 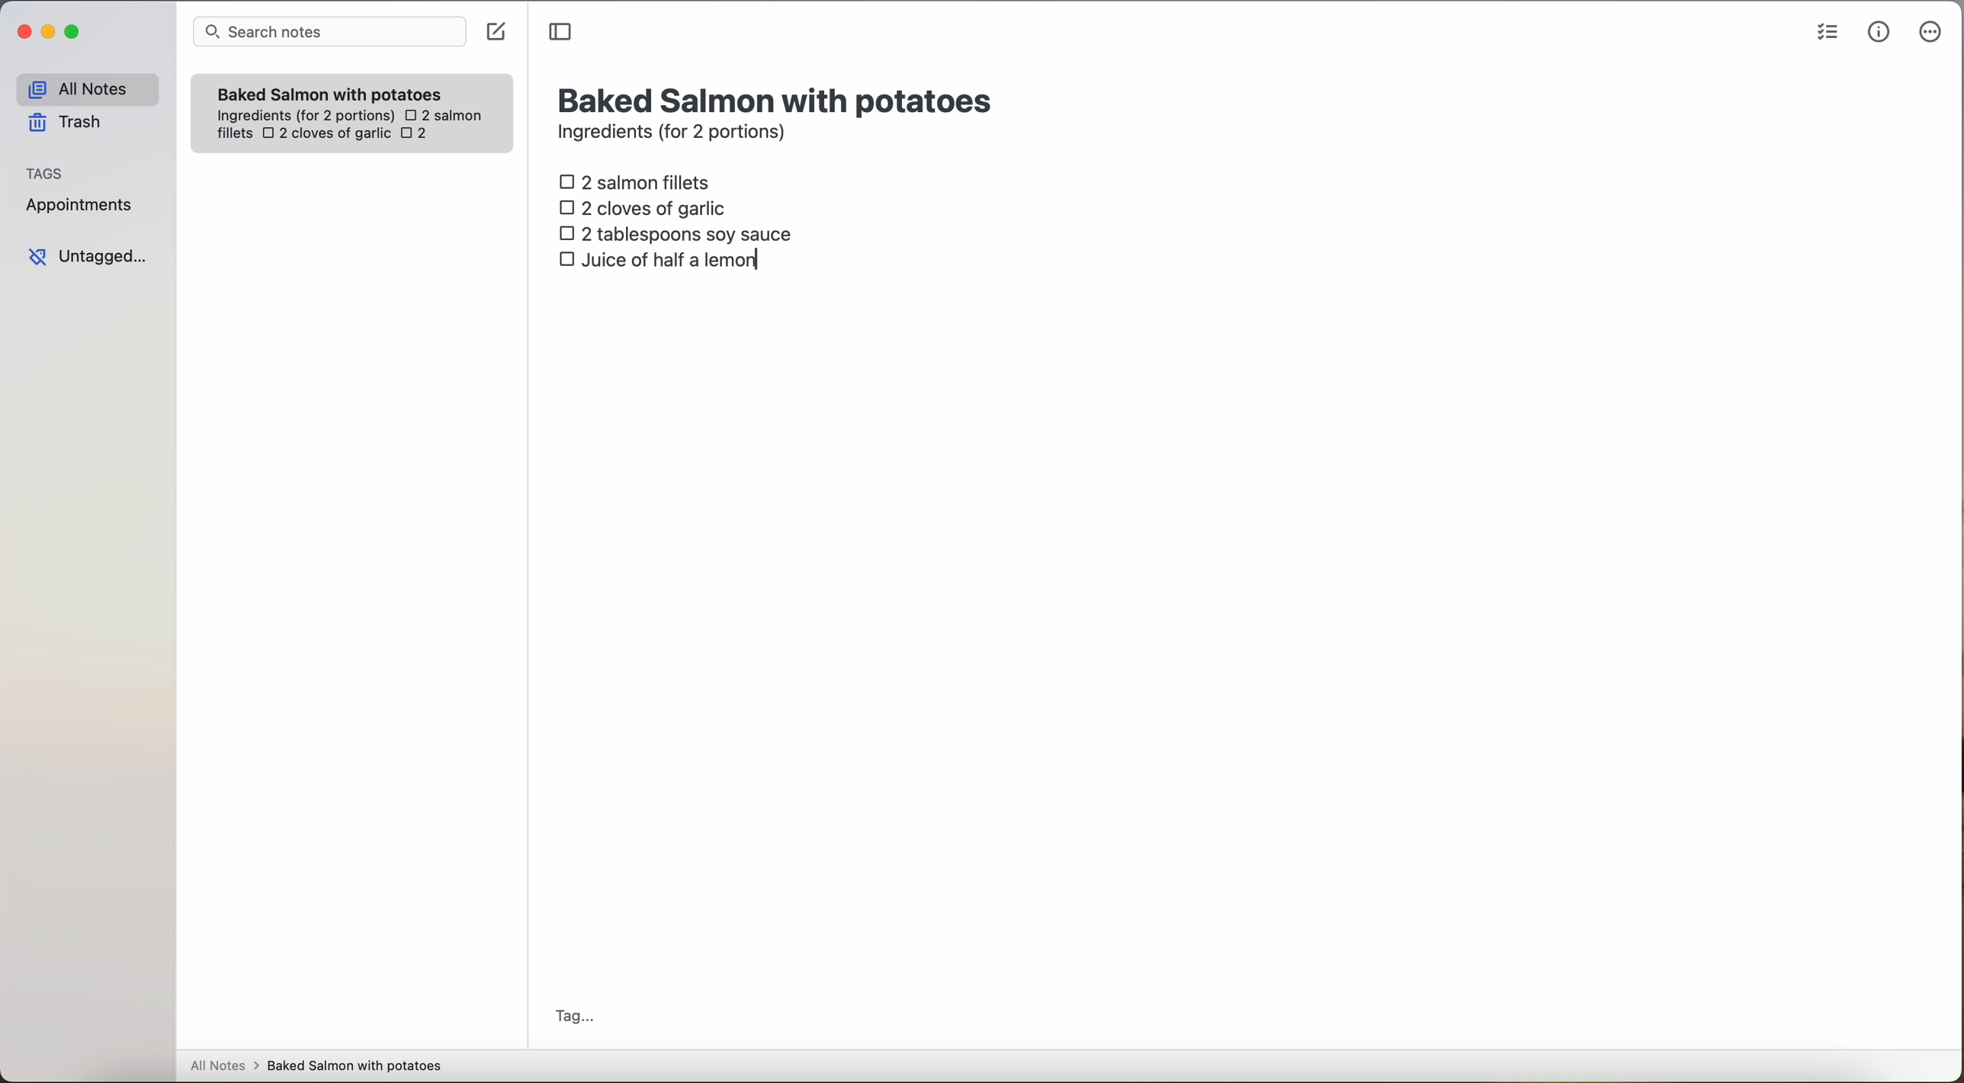 I want to click on trash, so click(x=70, y=123).